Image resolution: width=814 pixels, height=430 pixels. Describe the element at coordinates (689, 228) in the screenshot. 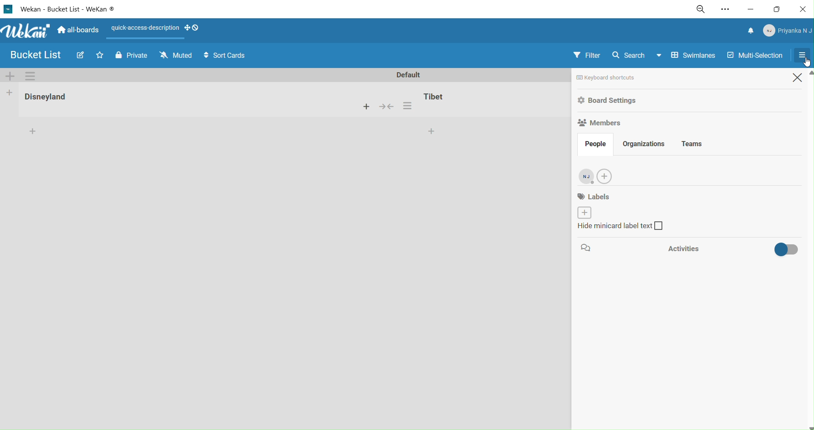

I see `hide minicard label text` at that location.